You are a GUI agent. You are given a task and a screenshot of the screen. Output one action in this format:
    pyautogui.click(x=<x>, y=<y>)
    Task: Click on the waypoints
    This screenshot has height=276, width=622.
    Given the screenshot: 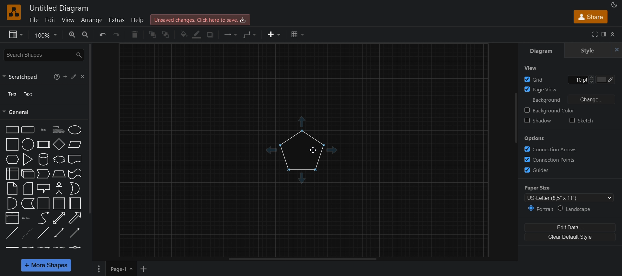 What is the action you would take?
    pyautogui.click(x=251, y=35)
    